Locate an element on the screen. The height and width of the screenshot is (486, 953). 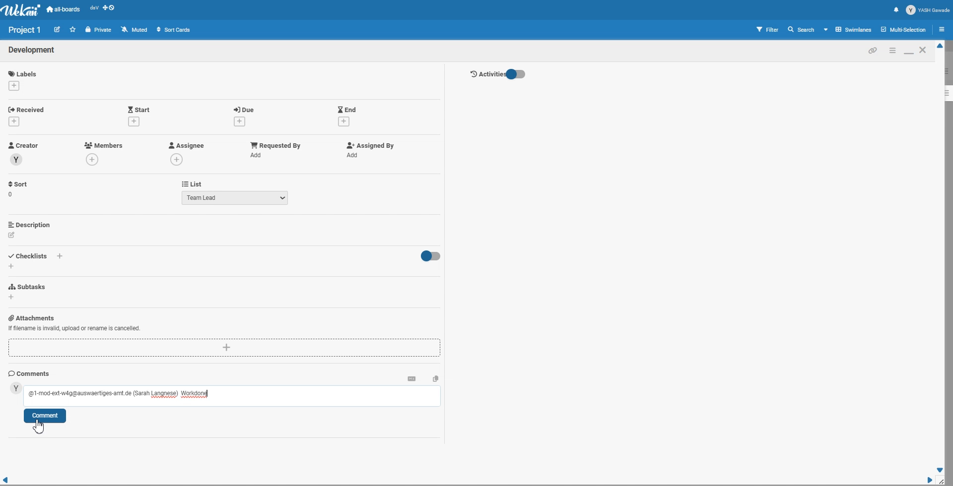
Add Members is located at coordinates (104, 145).